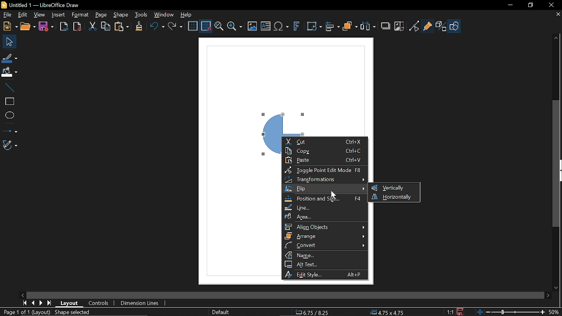 The height and width of the screenshot is (316, 562). Describe the element at coordinates (106, 26) in the screenshot. I see `Copy` at that location.